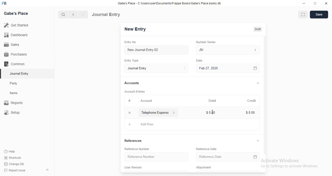  What do you see at coordinates (134, 167) in the screenshot?
I see `‘User Remark` at bounding box center [134, 167].